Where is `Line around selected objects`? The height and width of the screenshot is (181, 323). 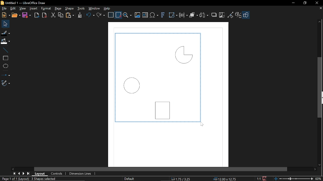
Line around selected objects is located at coordinates (114, 78).